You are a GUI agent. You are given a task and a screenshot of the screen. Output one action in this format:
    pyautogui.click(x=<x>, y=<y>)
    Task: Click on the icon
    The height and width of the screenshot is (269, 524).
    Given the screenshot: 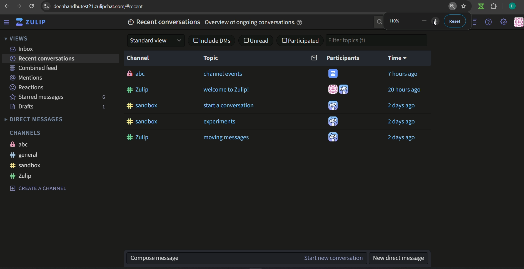 What is the action you would take?
    pyautogui.click(x=518, y=22)
    